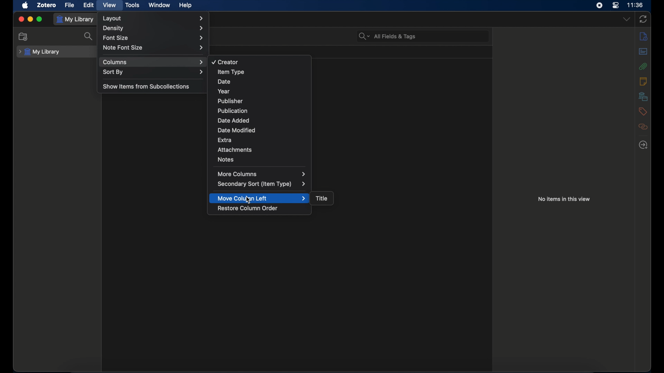  I want to click on secondary sort (item type), so click(262, 184).